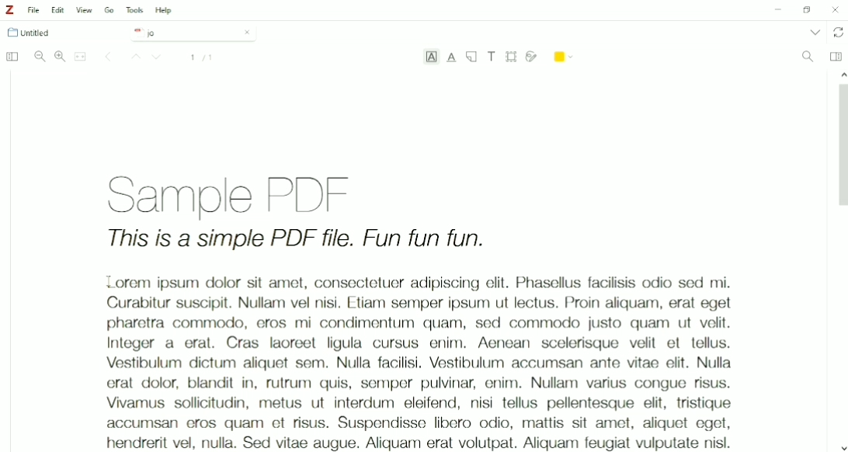 This screenshot has width=848, height=452. Describe the element at coordinates (808, 57) in the screenshot. I see `Find In Document` at that location.